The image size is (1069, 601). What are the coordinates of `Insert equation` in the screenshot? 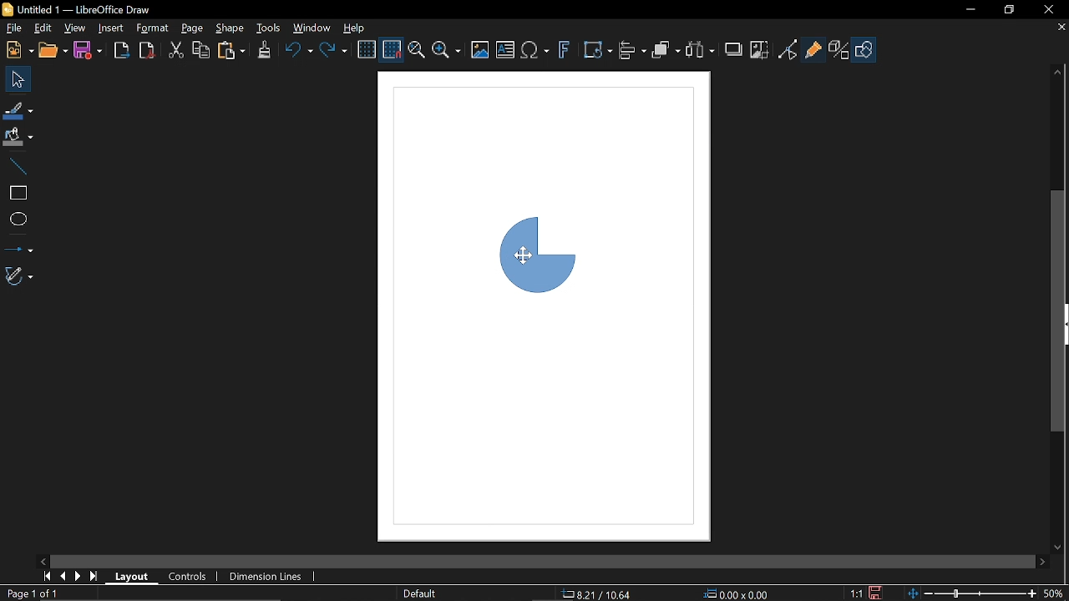 It's located at (535, 52).